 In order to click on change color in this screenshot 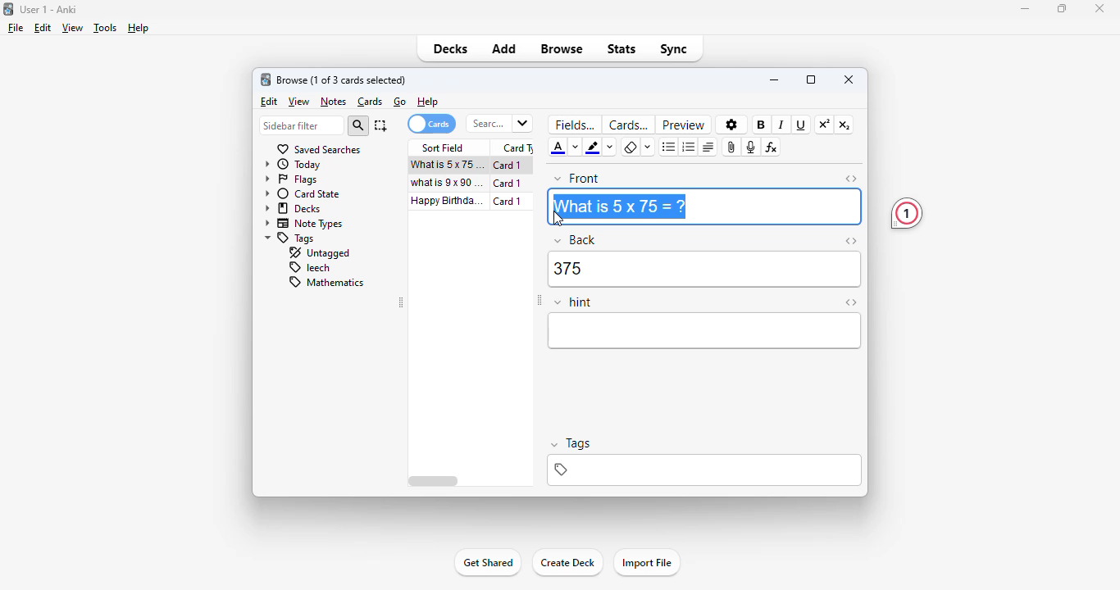, I will do `click(610, 148)`.